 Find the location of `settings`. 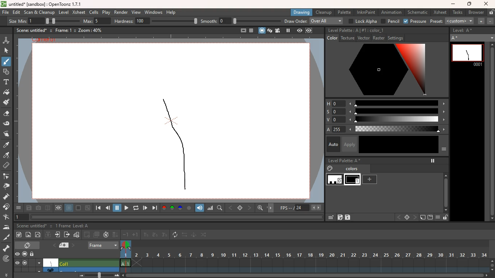

settings is located at coordinates (397, 38).